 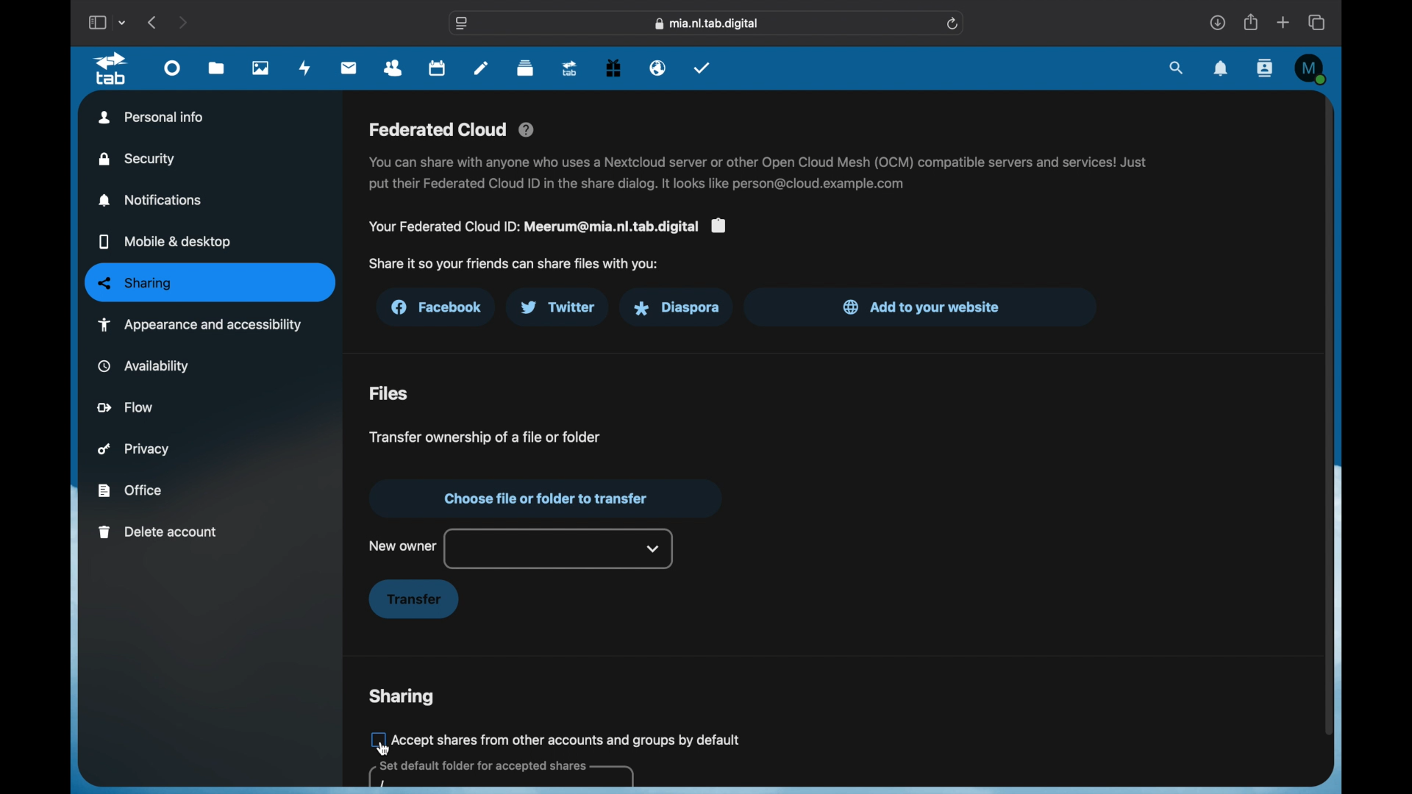 I want to click on personal info, so click(x=151, y=117).